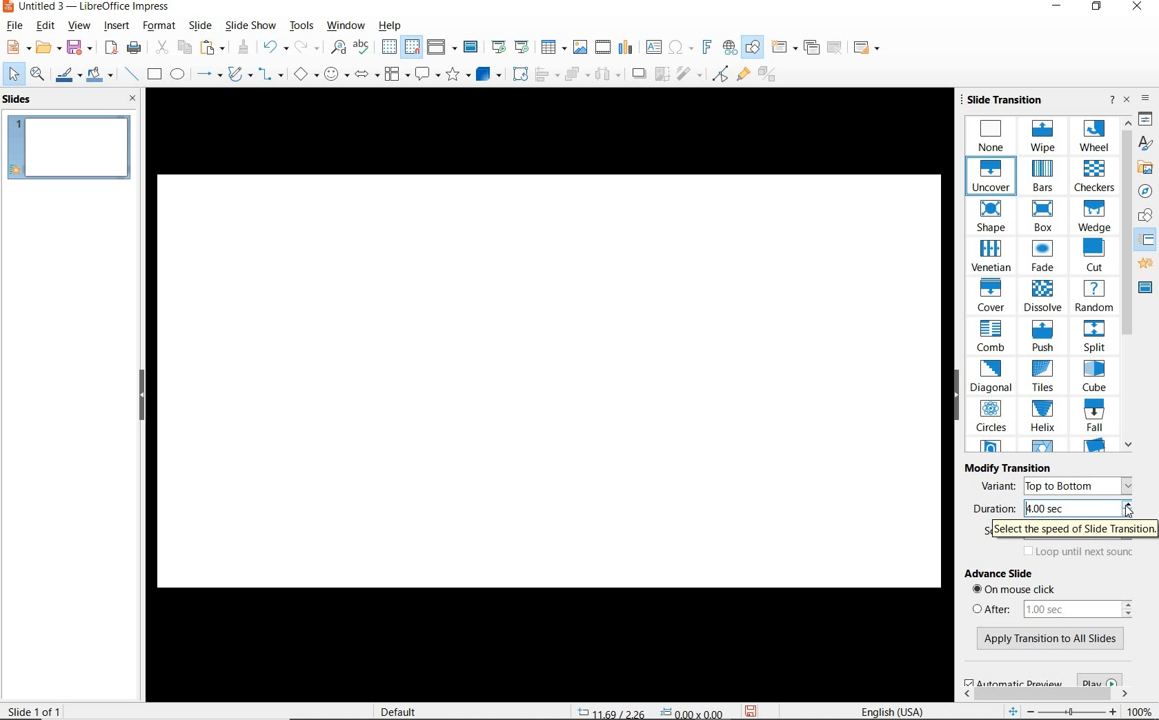  I want to click on SLIDE SHOW, so click(251, 26).